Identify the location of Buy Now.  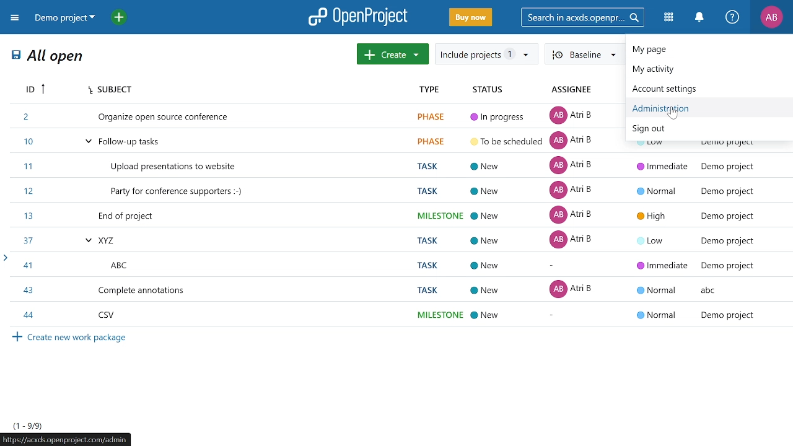
(471, 18).